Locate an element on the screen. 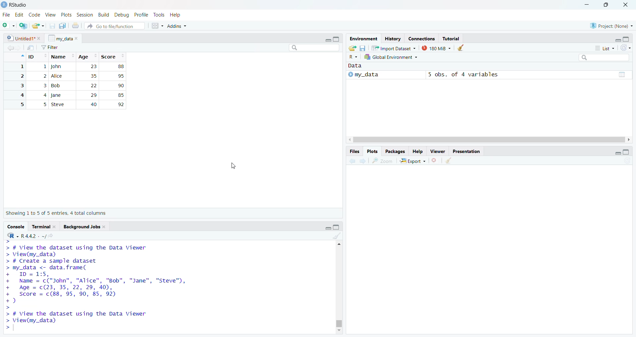 This screenshot has width=636, height=337. List of the objects in the Environment is located at coordinates (626, 48).